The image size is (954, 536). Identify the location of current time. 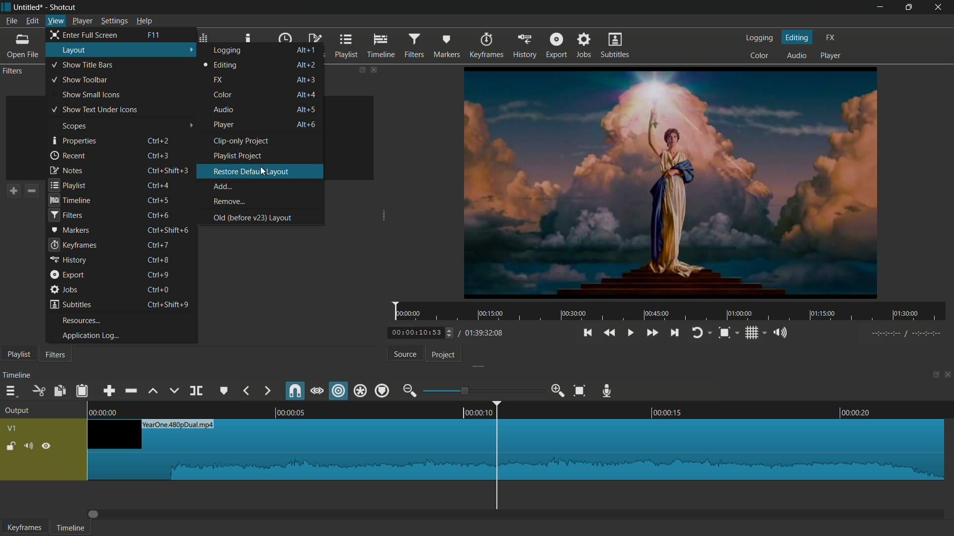
(424, 333).